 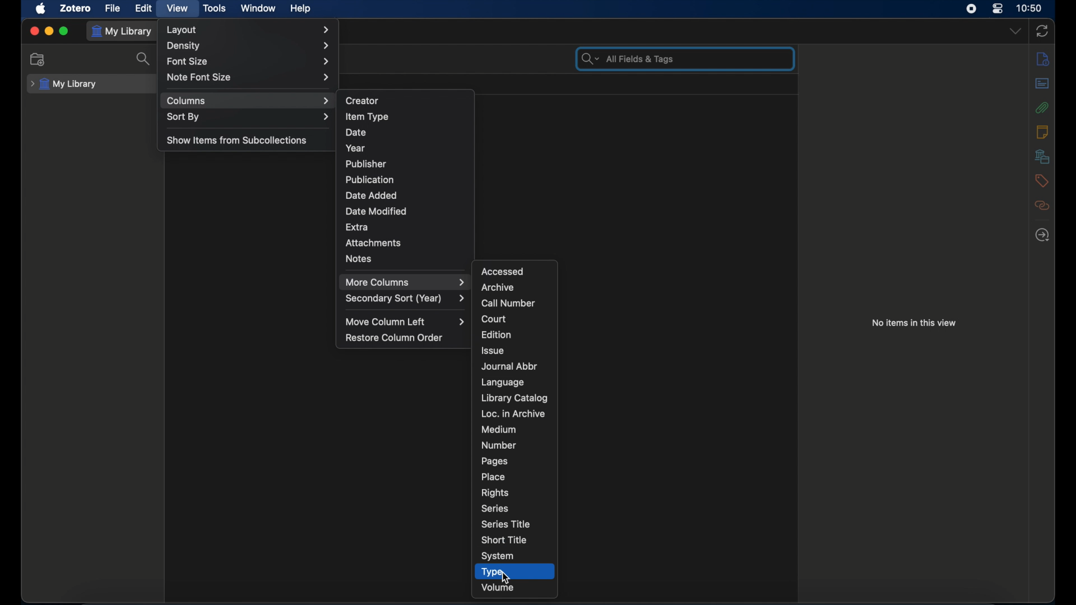 I want to click on accessed, so click(x=503, y=271).